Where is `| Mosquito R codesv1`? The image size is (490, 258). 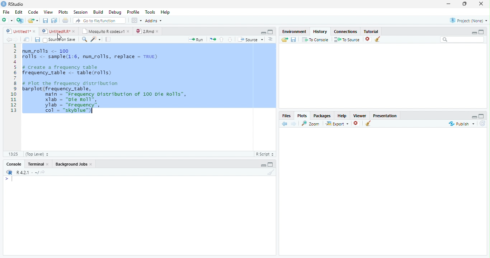 | Mosquito R codesv1 is located at coordinates (105, 31).